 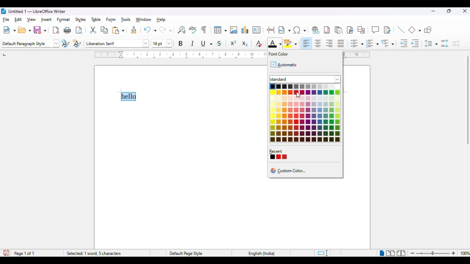 I want to click on select outline format, so click(x=388, y=43).